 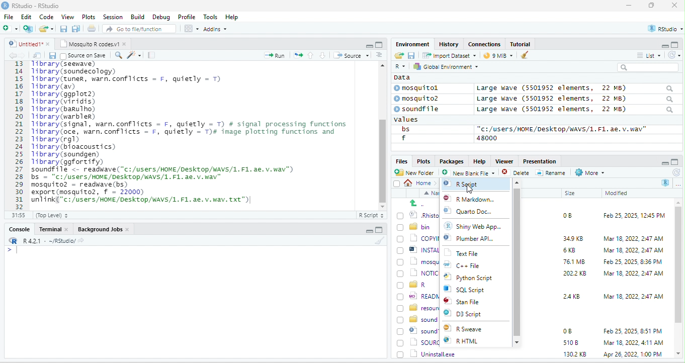 I want to click on cursor, so click(x=469, y=188).